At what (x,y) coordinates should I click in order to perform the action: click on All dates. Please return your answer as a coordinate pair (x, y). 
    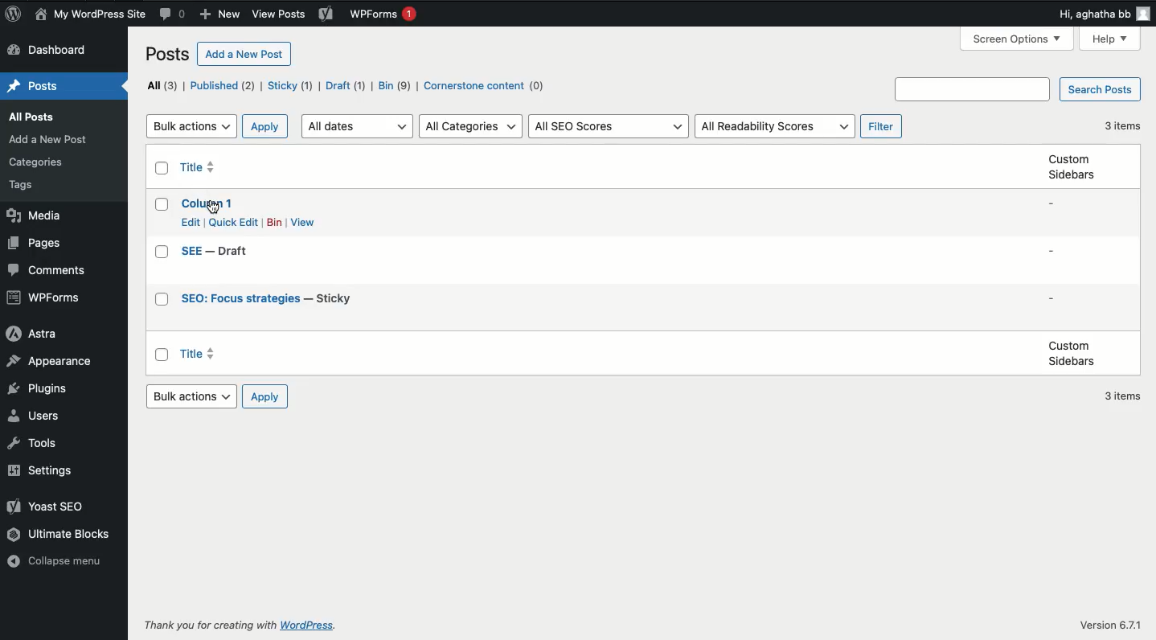
    Looking at the image, I should click on (358, 126).